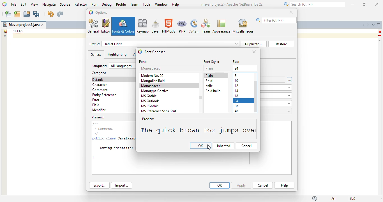 The height and width of the screenshot is (202, 383). Describe the element at coordinates (155, 52) in the screenshot. I see `font chooser` at that location.